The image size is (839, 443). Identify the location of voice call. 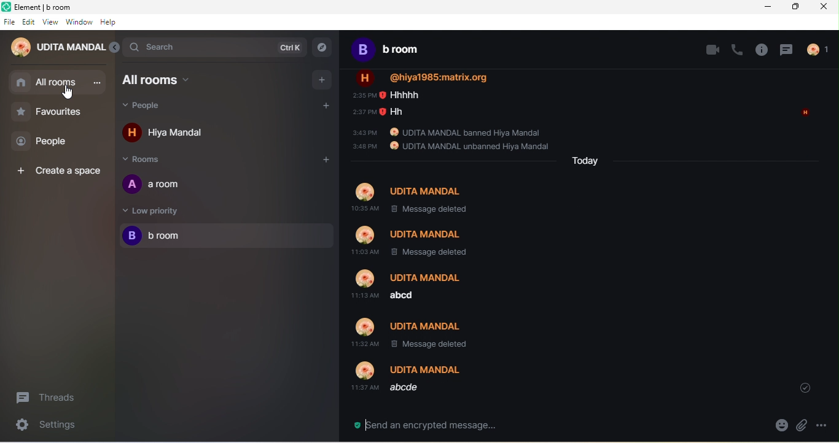
(734, 48).